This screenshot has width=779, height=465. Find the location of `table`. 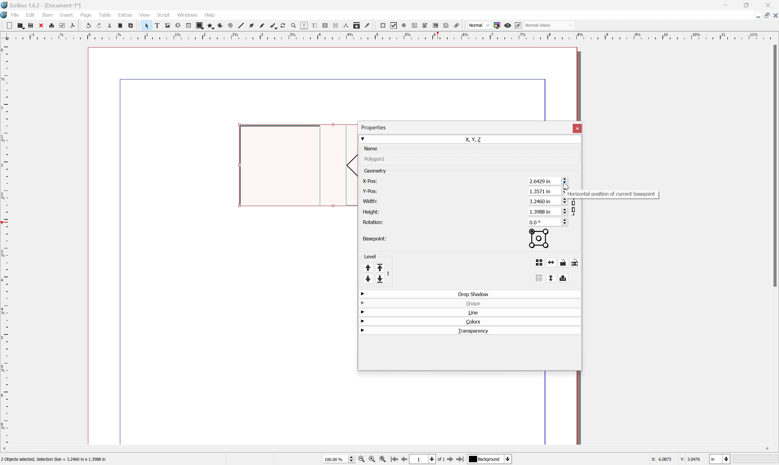

table is located at coordinates (106, 15).